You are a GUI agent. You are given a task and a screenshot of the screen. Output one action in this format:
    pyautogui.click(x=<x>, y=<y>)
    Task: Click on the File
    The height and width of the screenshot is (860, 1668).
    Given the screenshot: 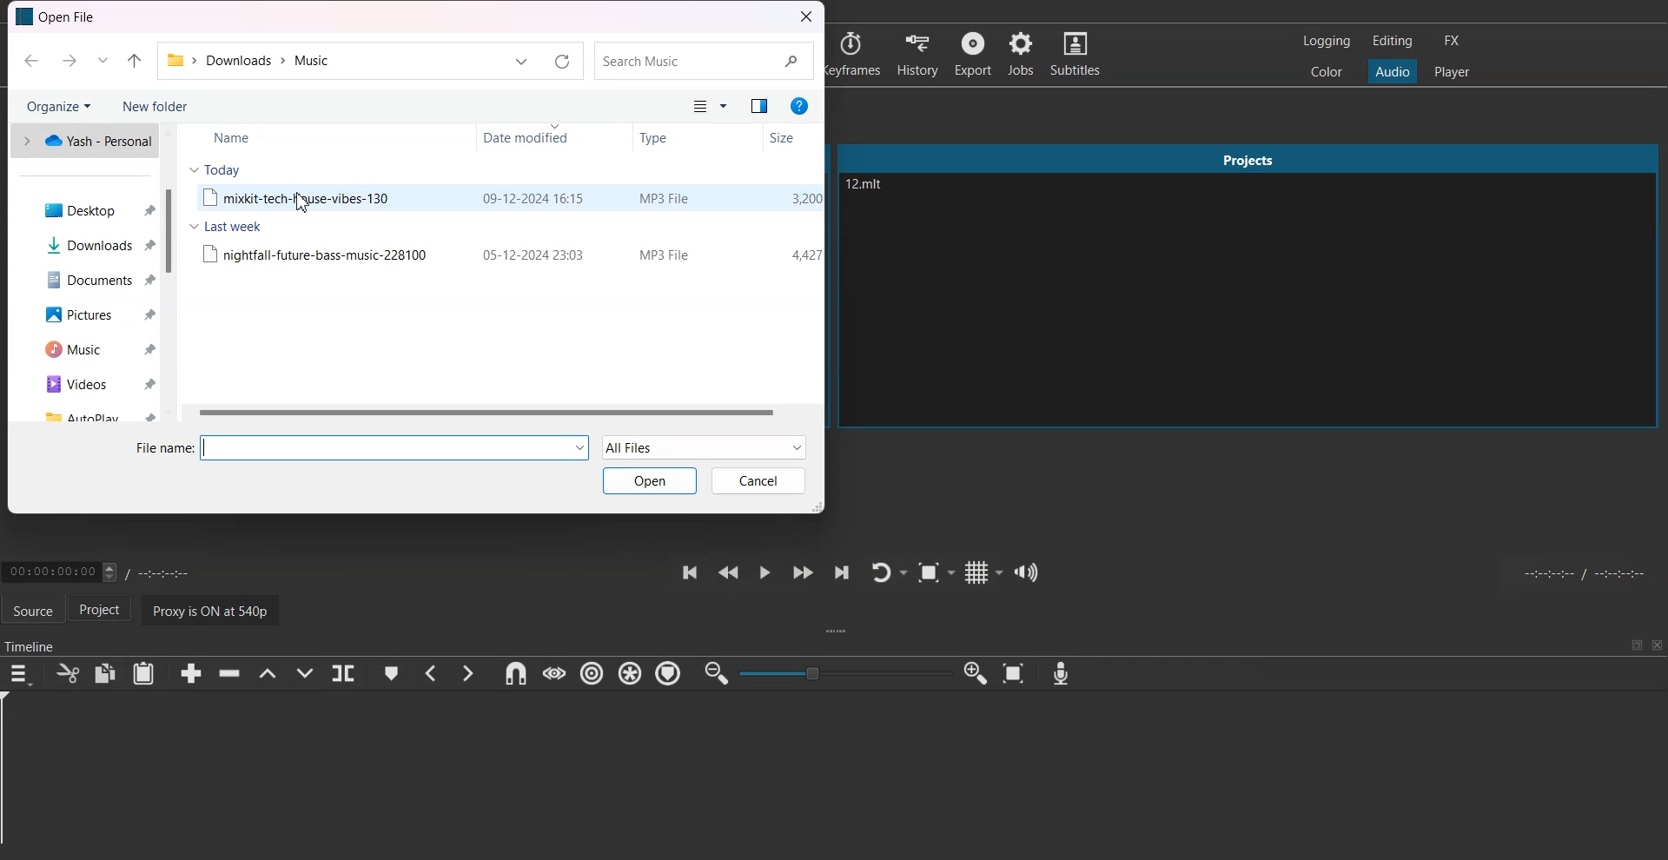 What is the action you would take?
    pyautogui.click(x=507, y=200)
    